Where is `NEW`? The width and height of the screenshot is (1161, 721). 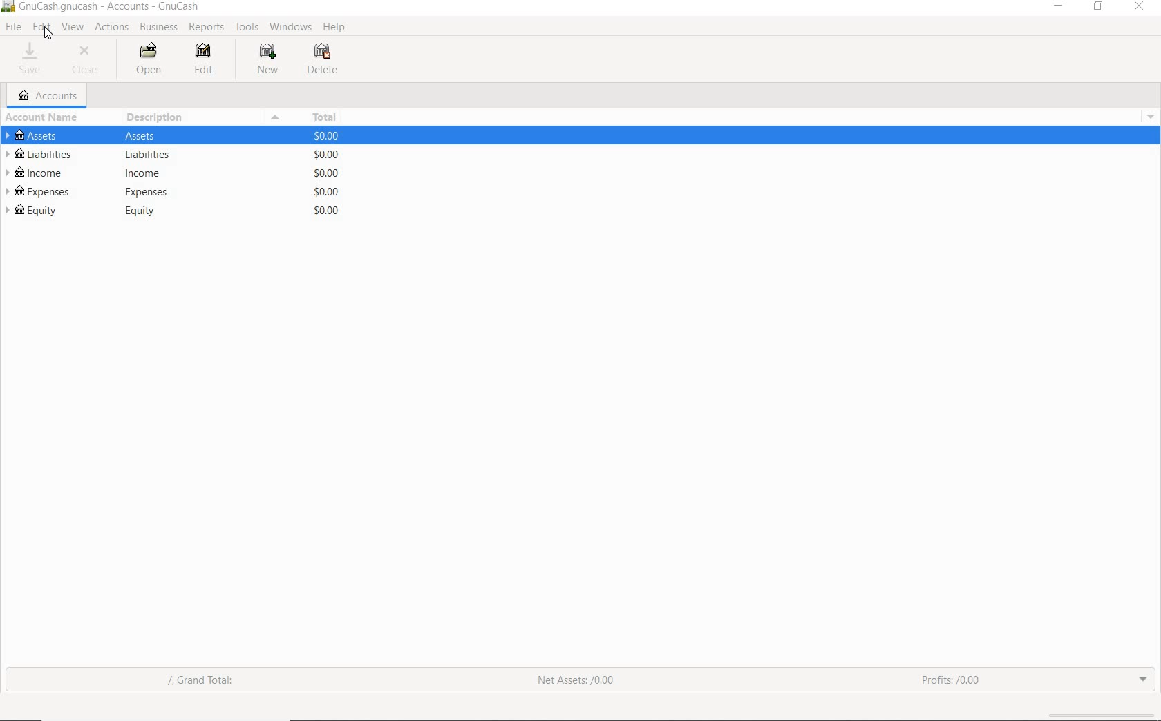 NEW is located at coordinates (268, 59).